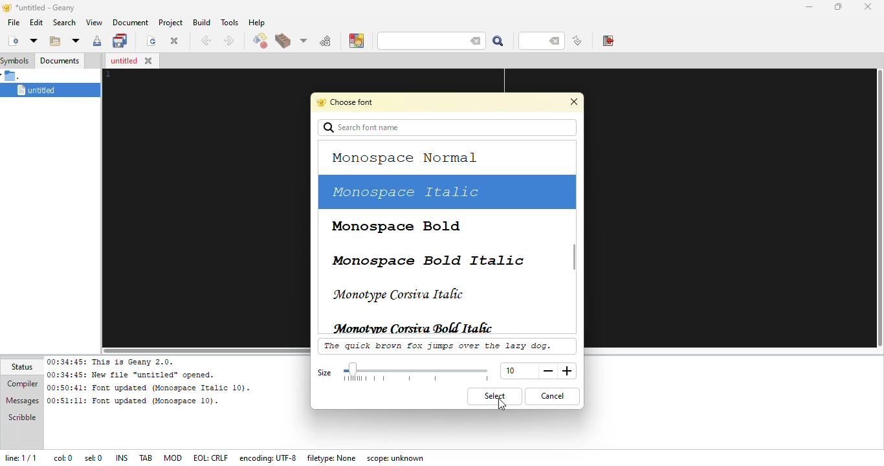 Image resolution: width=884 pixels, height=466 pixels. I want to click on mod, so click(173, 457).